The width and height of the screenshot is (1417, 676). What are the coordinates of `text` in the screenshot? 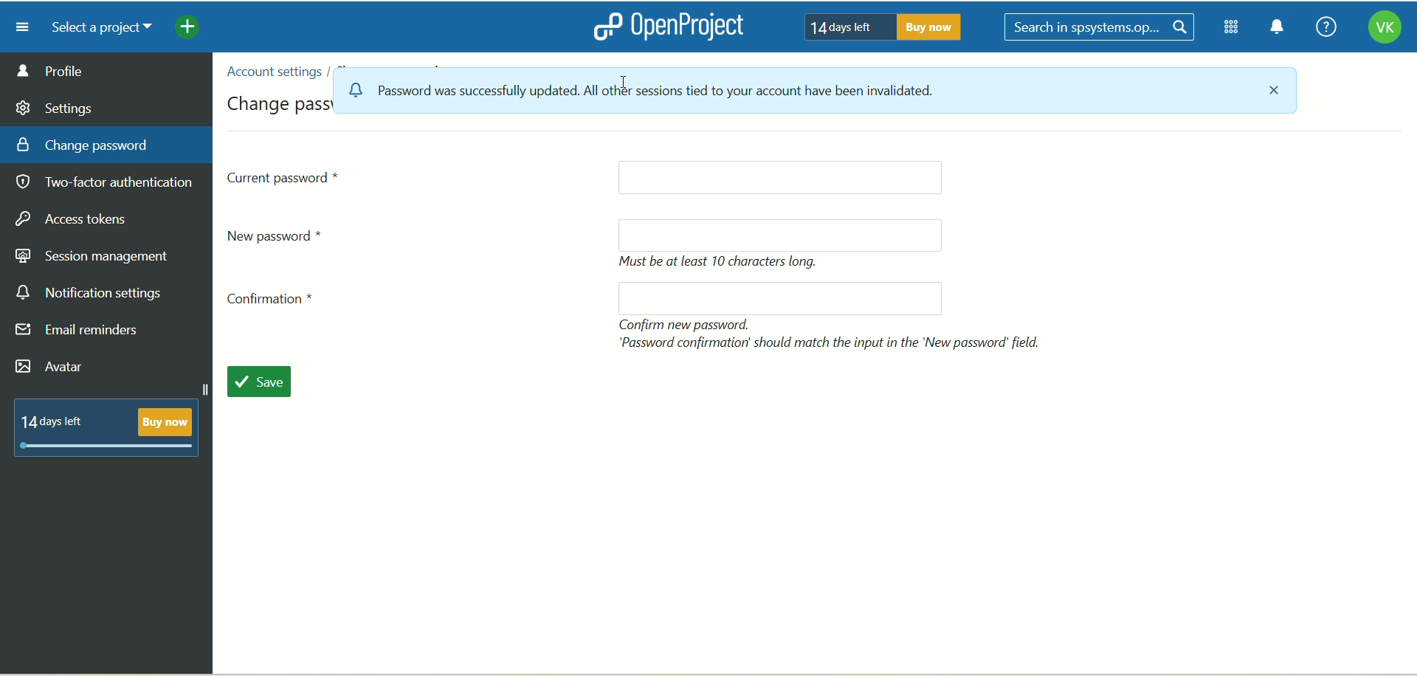 It's located at (113, 425).